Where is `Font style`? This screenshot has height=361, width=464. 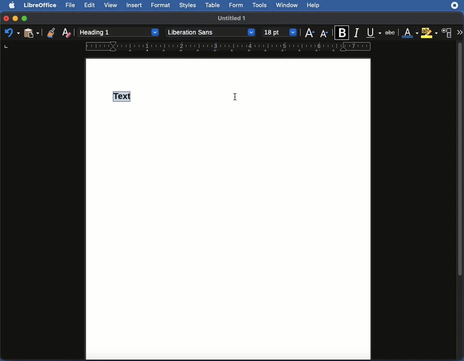 Font style is located at coordinates (209, 32).